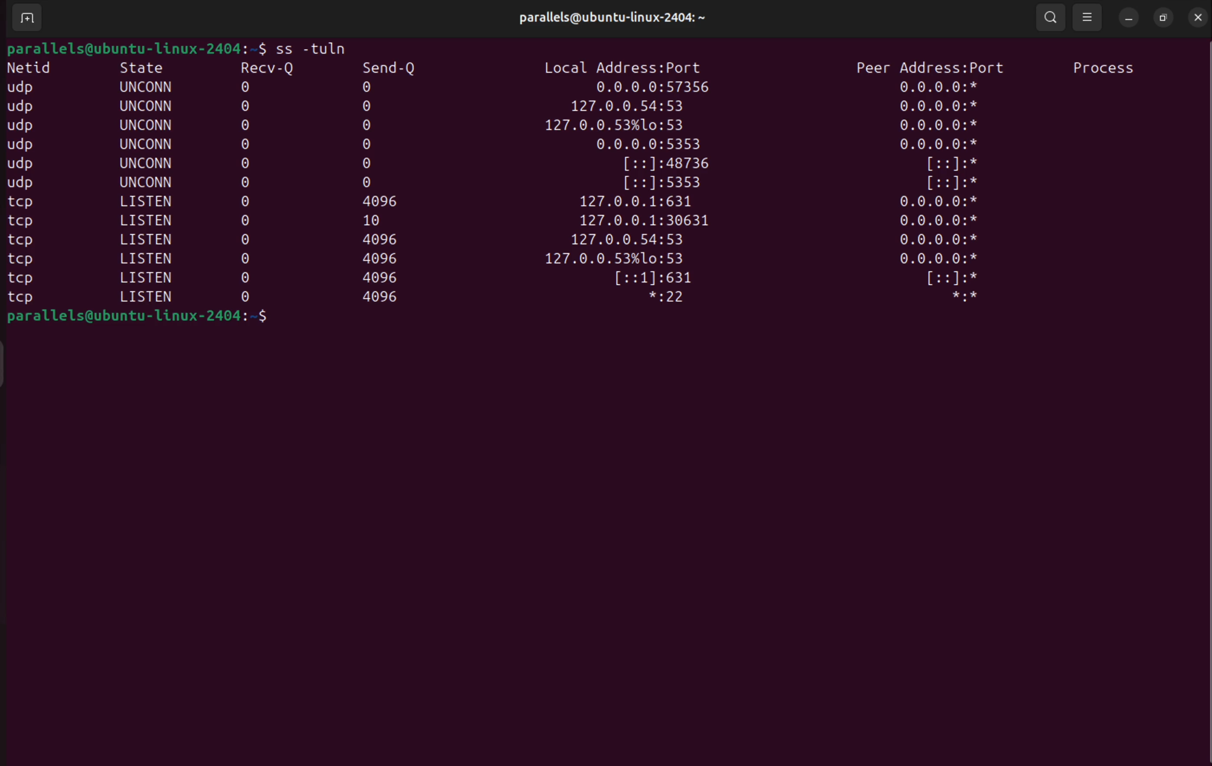 Image resolution: width=1212 pixels, height=766 pixels. I want to click on .0.0.00.0, so click(940, 203).